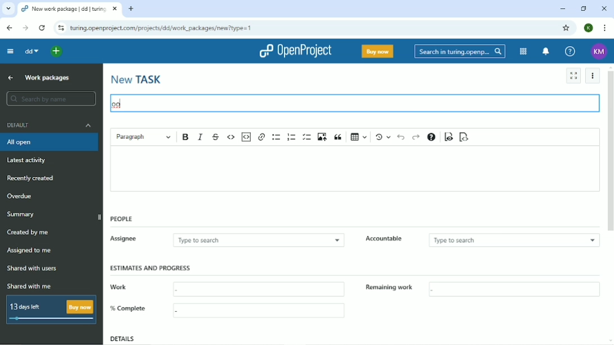 This screenshot has width=614, height=345. What do you see at coordinates (25, 160) in the screenshot?
I see `Latest activity` at bounding box center [25, 160].